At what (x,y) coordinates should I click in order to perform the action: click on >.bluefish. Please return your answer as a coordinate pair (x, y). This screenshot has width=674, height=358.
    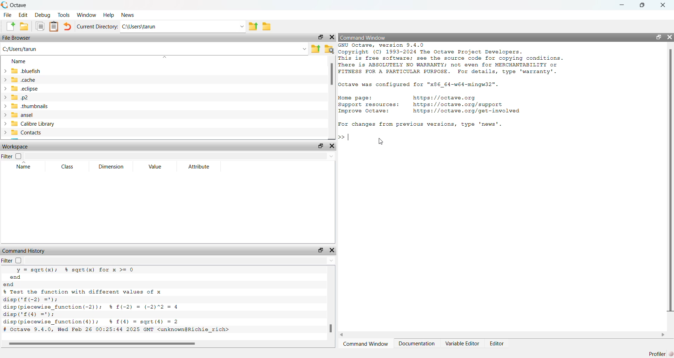
    Looking at the image, I should click on (24, 71).